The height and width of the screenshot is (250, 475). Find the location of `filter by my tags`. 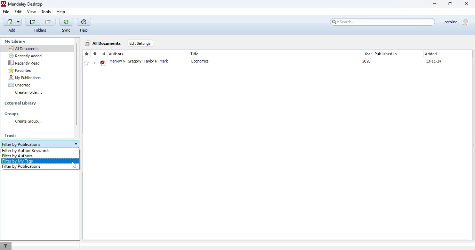

filter by my tags is located at coordinates (18, 161).